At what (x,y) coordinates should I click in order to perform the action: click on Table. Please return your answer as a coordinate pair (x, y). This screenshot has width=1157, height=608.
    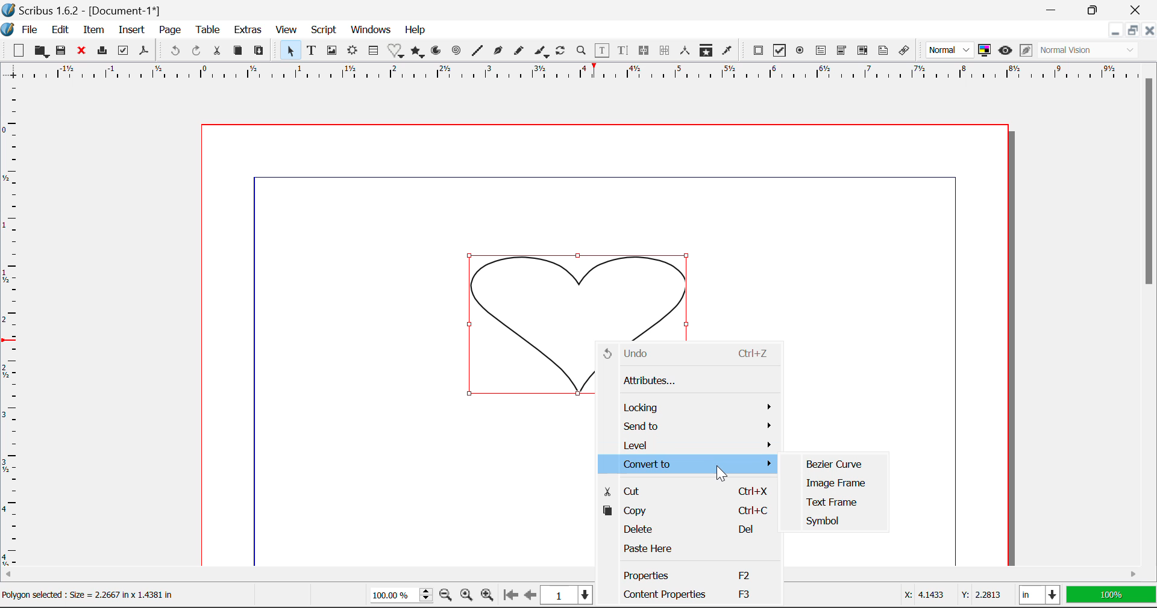
    Looking at the image, I should click on (210, 29).